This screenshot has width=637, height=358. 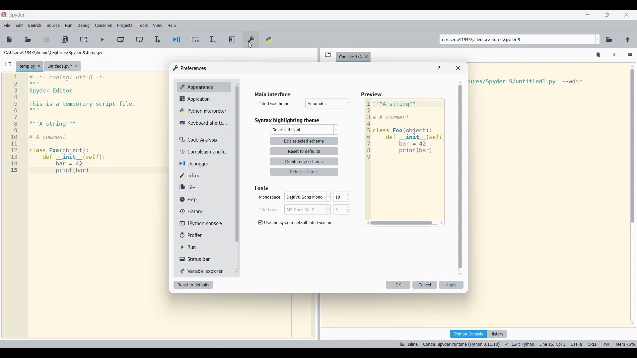 What do you see at coordinates (598, 55) in the screenshot?
I see `Remove all variables from namespace` at bounding box center [598, 55].